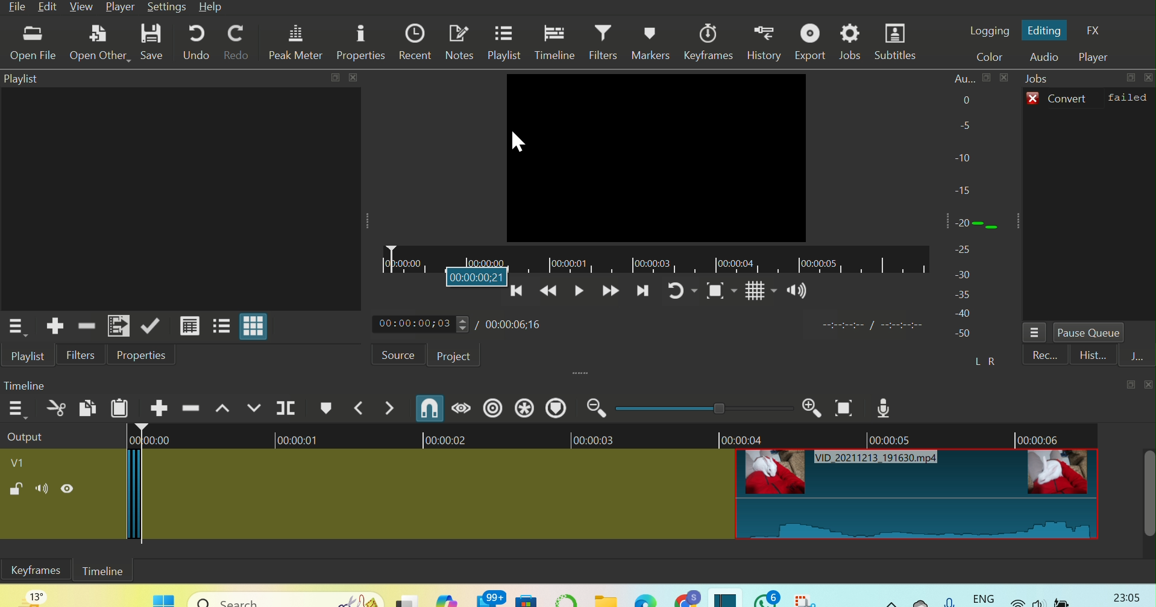 Image resolution: width=1156 pixels, height=607 pixels. Describe the element at coordinates (16, 409) in the screenshot. I see `Options` at that location.